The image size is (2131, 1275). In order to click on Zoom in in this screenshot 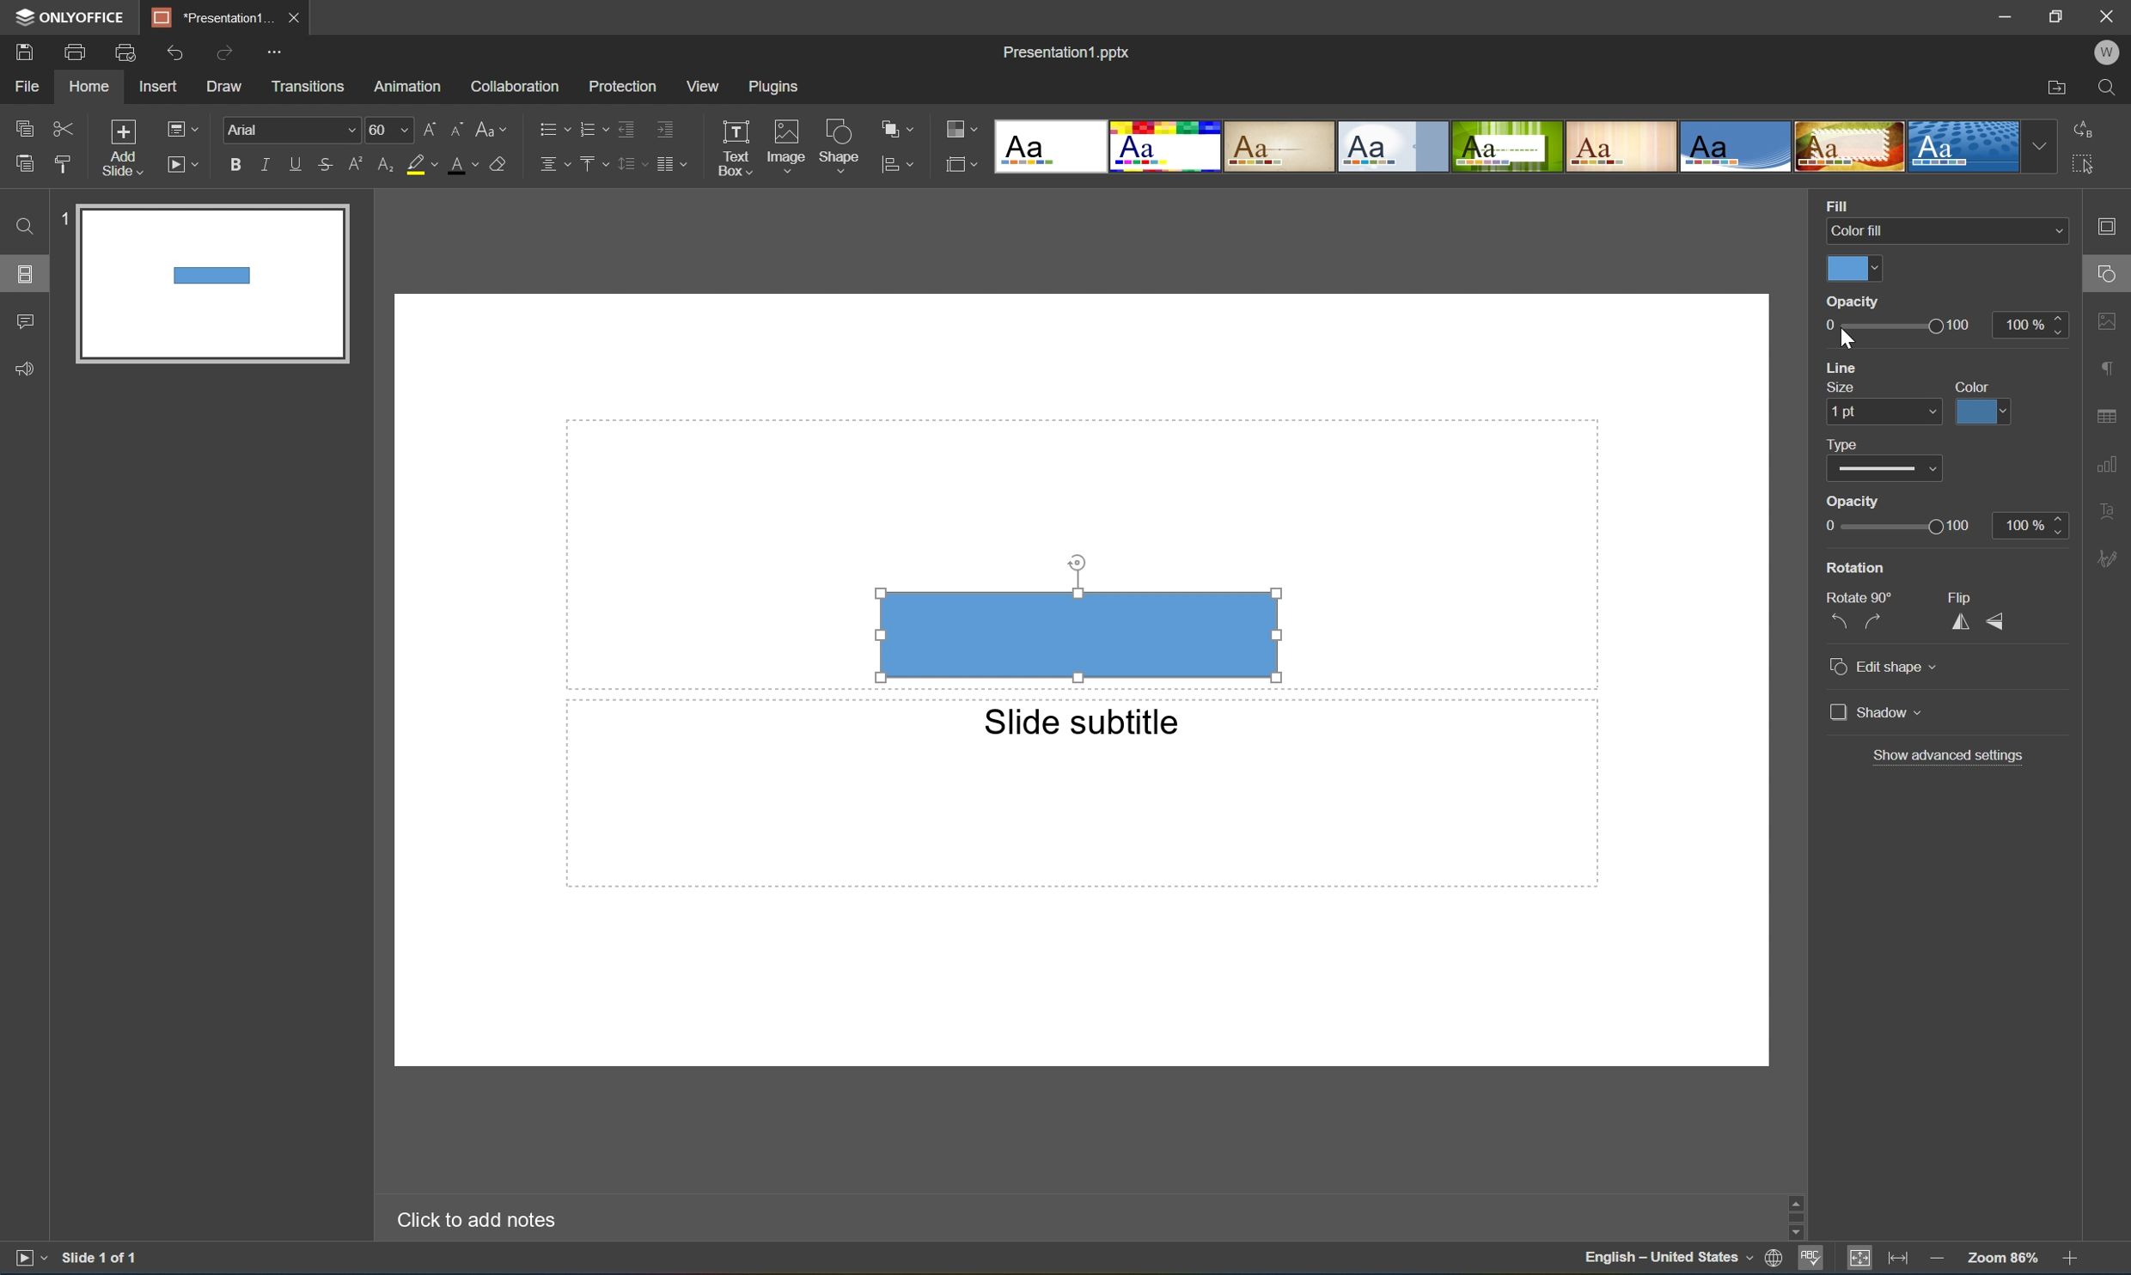, I will do `click(2068, 1260)`.